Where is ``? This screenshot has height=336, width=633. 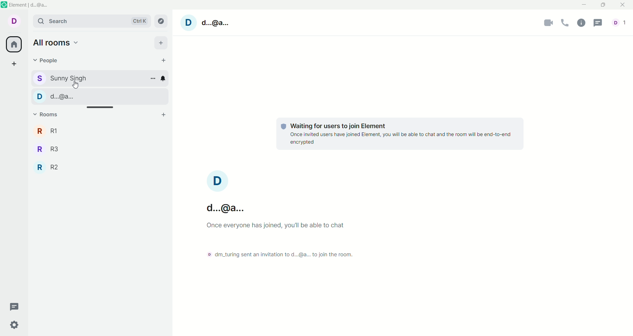  is located at coordinates (50, 148).